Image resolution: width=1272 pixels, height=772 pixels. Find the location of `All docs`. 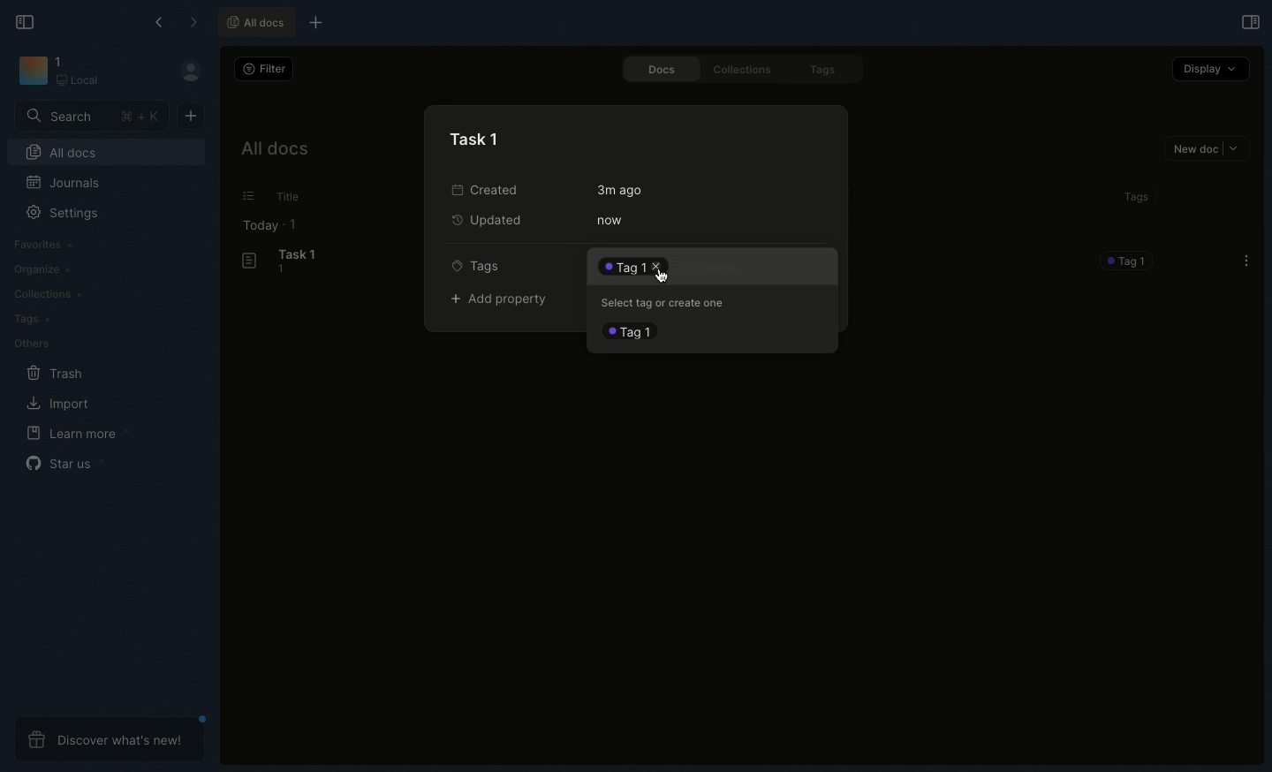

All docs is located at coordinates (256, 20).